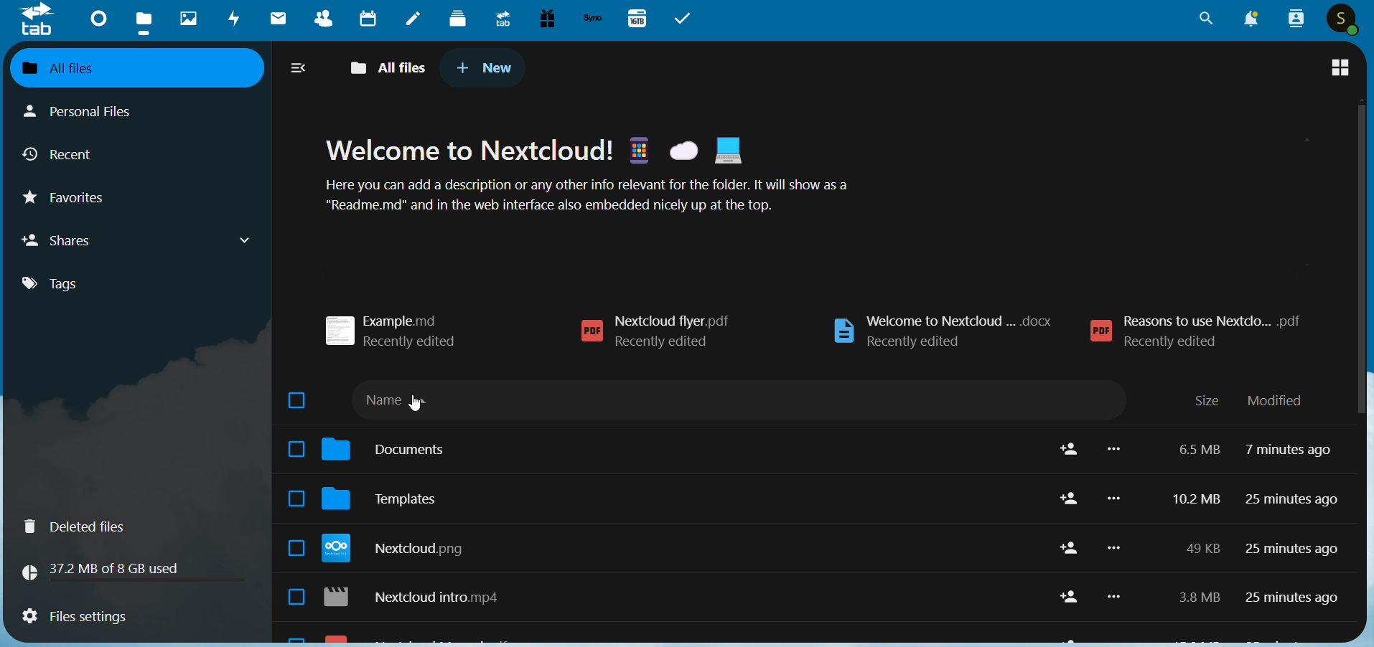 The height and width of the screenshot is (647, 1374). Describe the element at coordinates (144, 18) in the screenshot. I see `Files` at that location.